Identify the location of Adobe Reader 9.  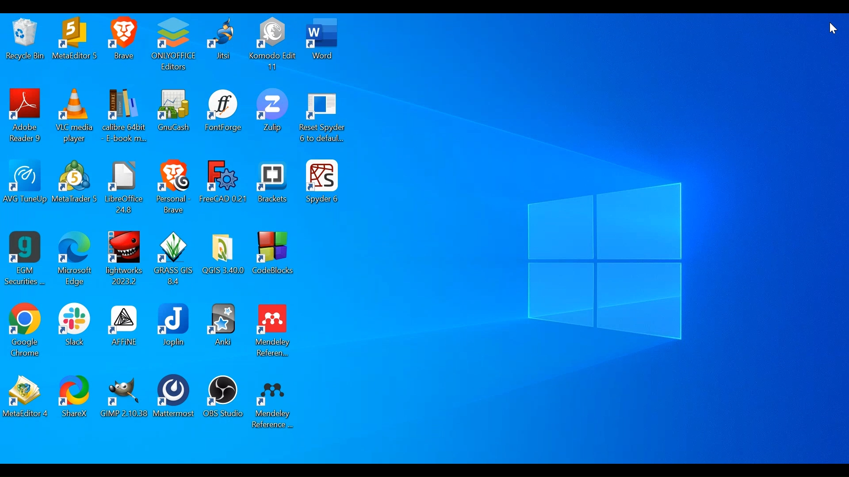
(26, 117).